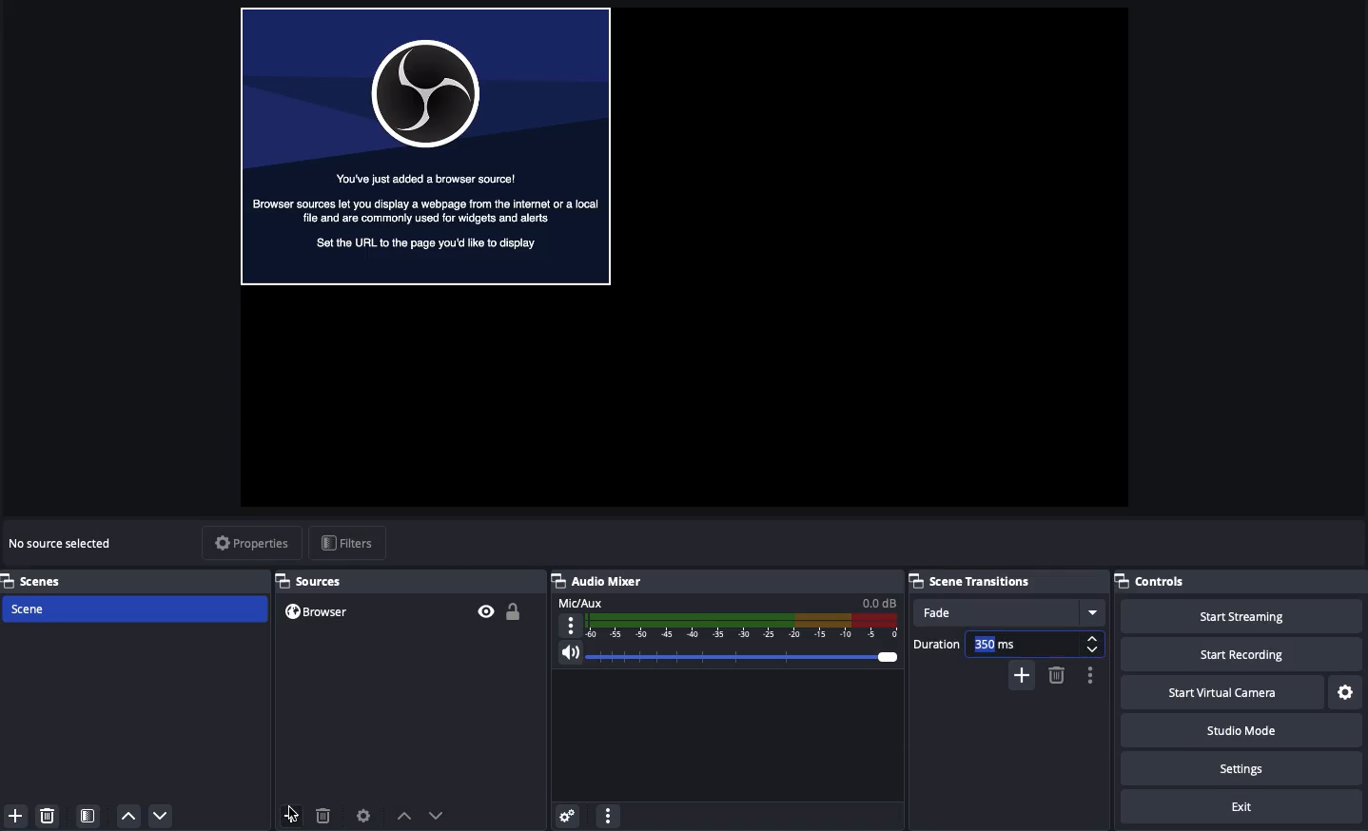 This screenshot has height=831, width=1368. I want to click on Add, so click(292, 814).